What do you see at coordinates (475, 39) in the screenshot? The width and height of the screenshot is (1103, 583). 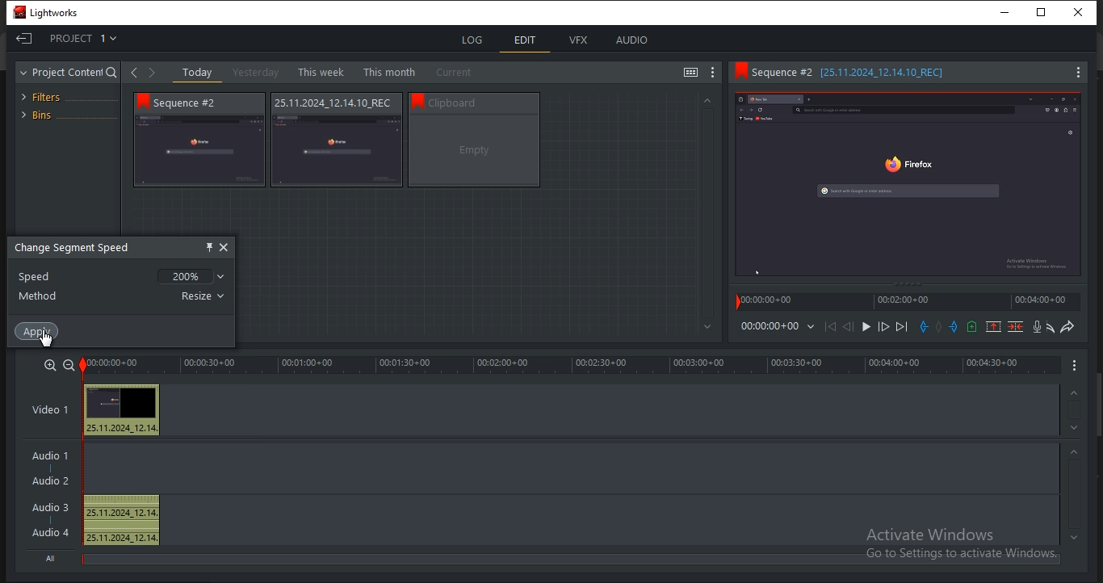 I see `log` at bounding box center [475, 39].